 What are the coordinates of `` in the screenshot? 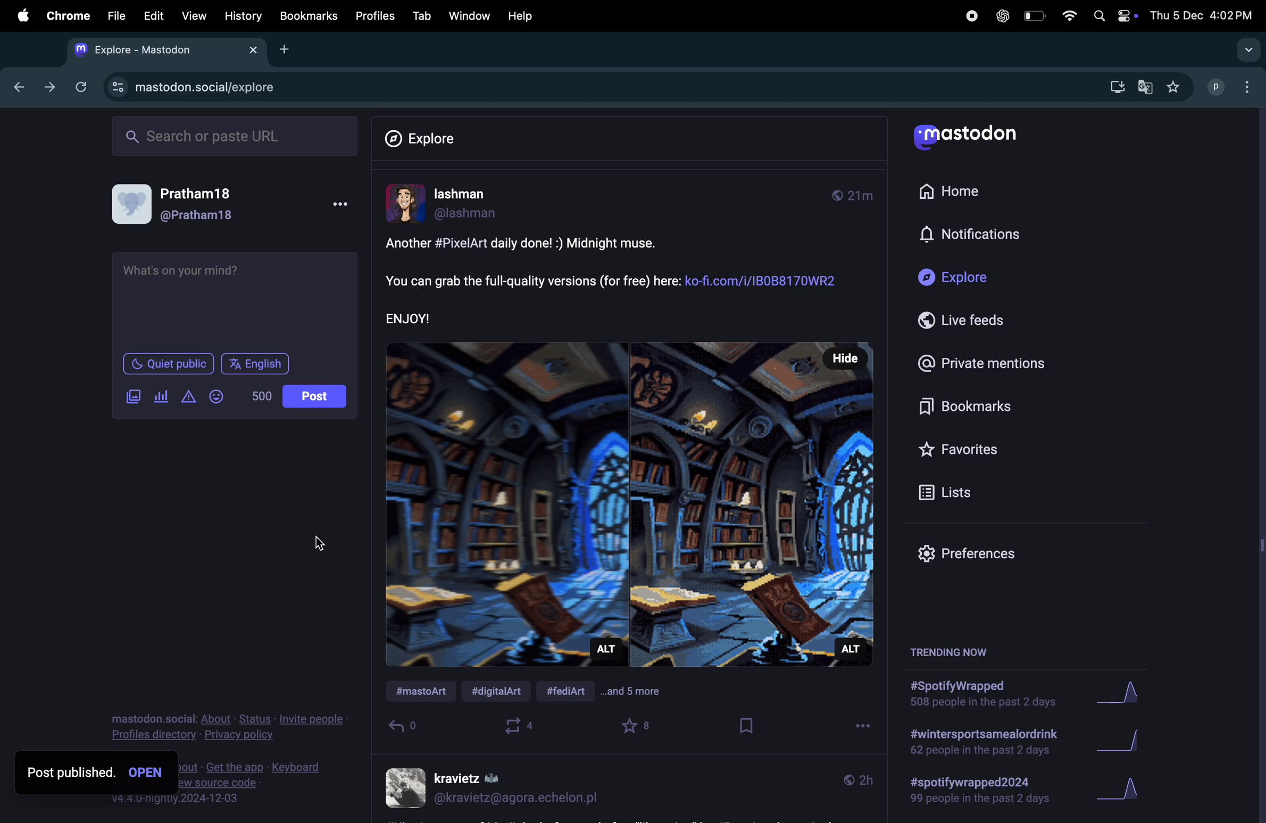 It's located at (189, 207).